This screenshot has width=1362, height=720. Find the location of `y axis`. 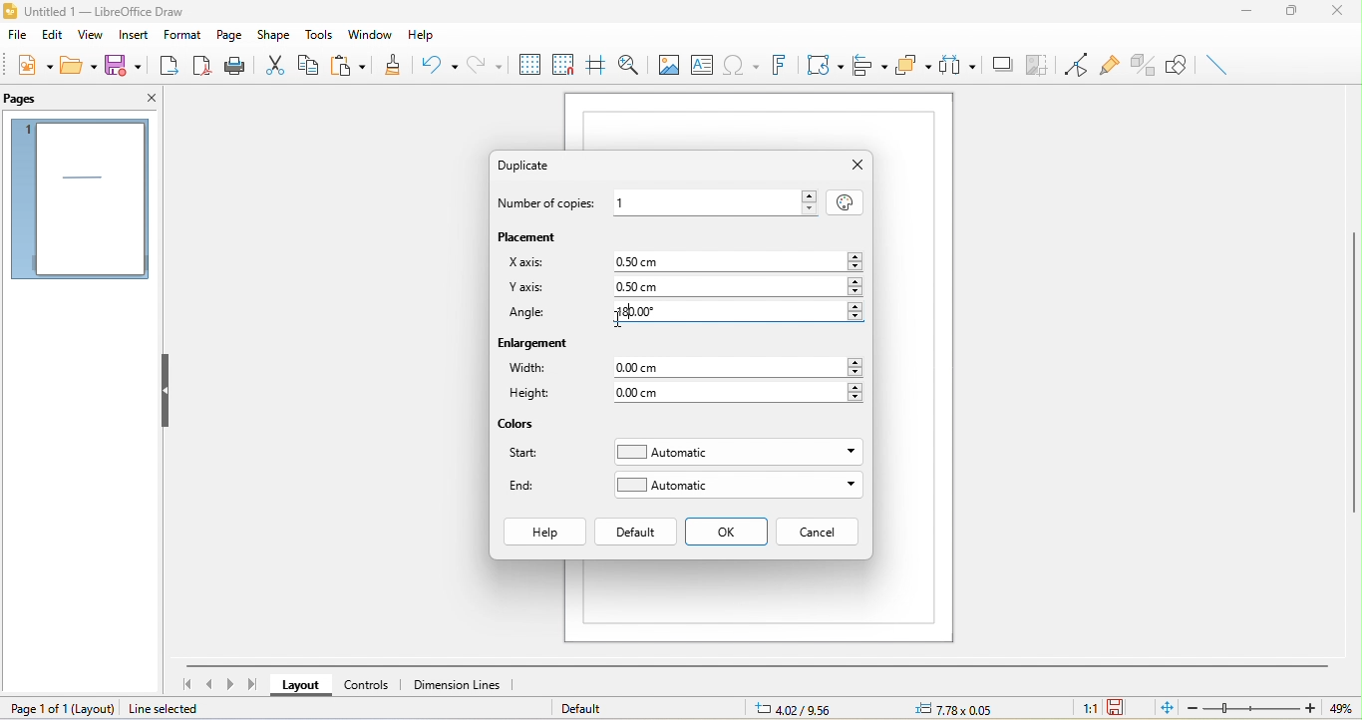

y axis is located at coordinates (526, 289).